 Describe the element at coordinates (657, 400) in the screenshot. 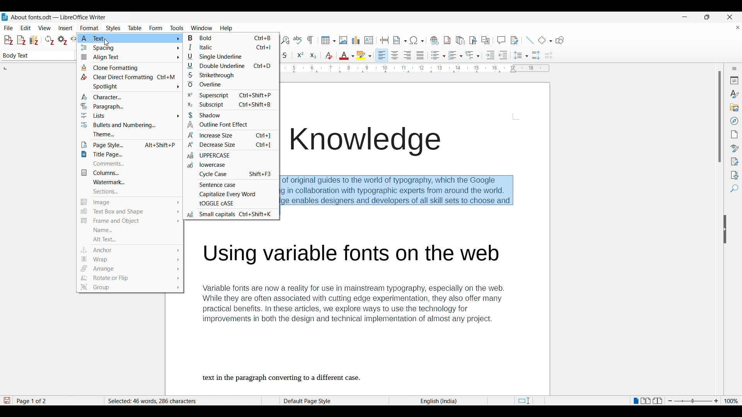

I see `Book view` at that location.